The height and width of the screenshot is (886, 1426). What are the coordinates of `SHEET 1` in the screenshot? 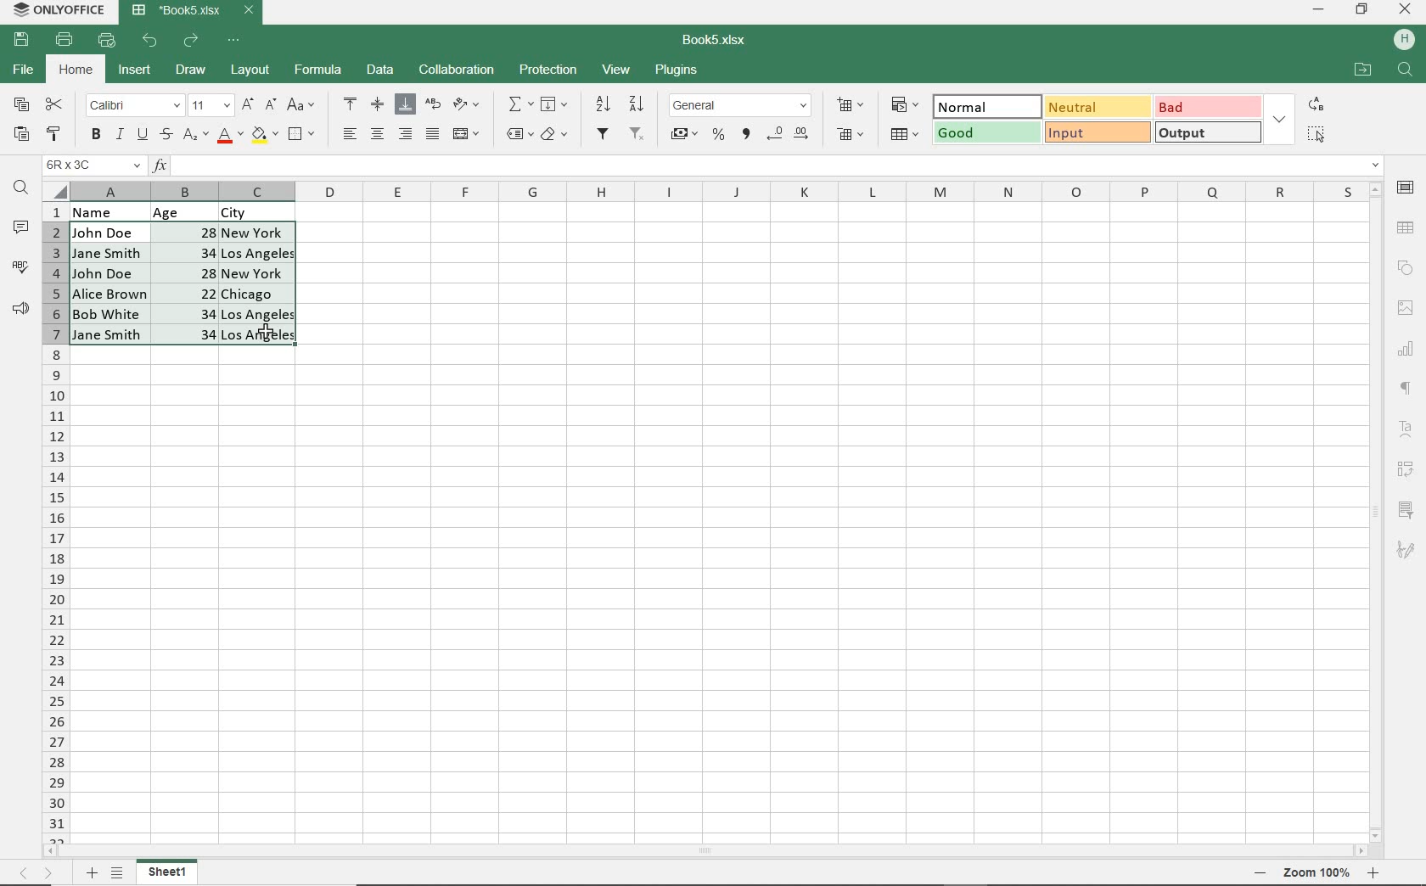 It's located at (169, 872).